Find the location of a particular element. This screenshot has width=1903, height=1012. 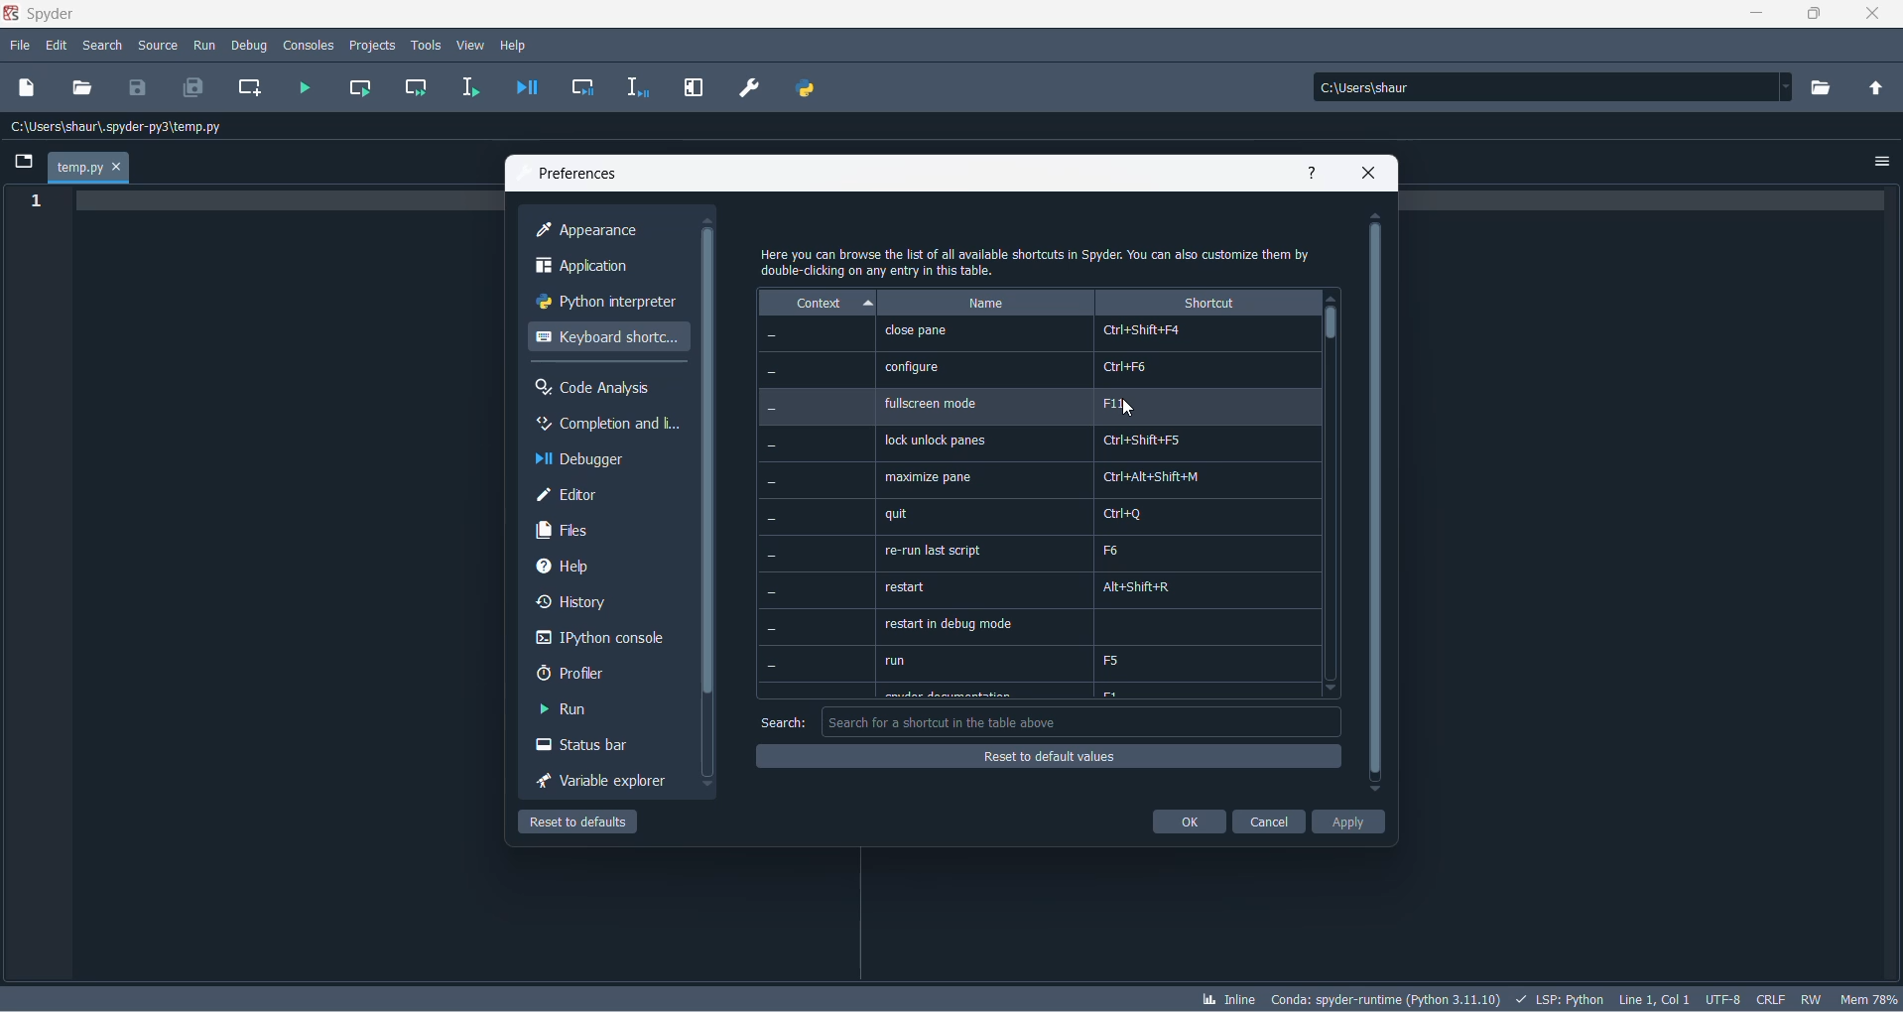

keyboard shortcut is located at coordinates (606, 338).